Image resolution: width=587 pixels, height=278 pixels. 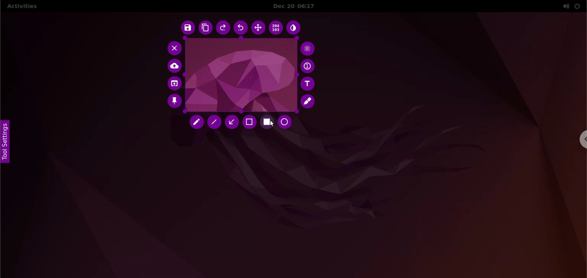 What do you see at coordinates (173, 48) in the screenshot?
I see `cancel capture` at bounding box center [173, 48].